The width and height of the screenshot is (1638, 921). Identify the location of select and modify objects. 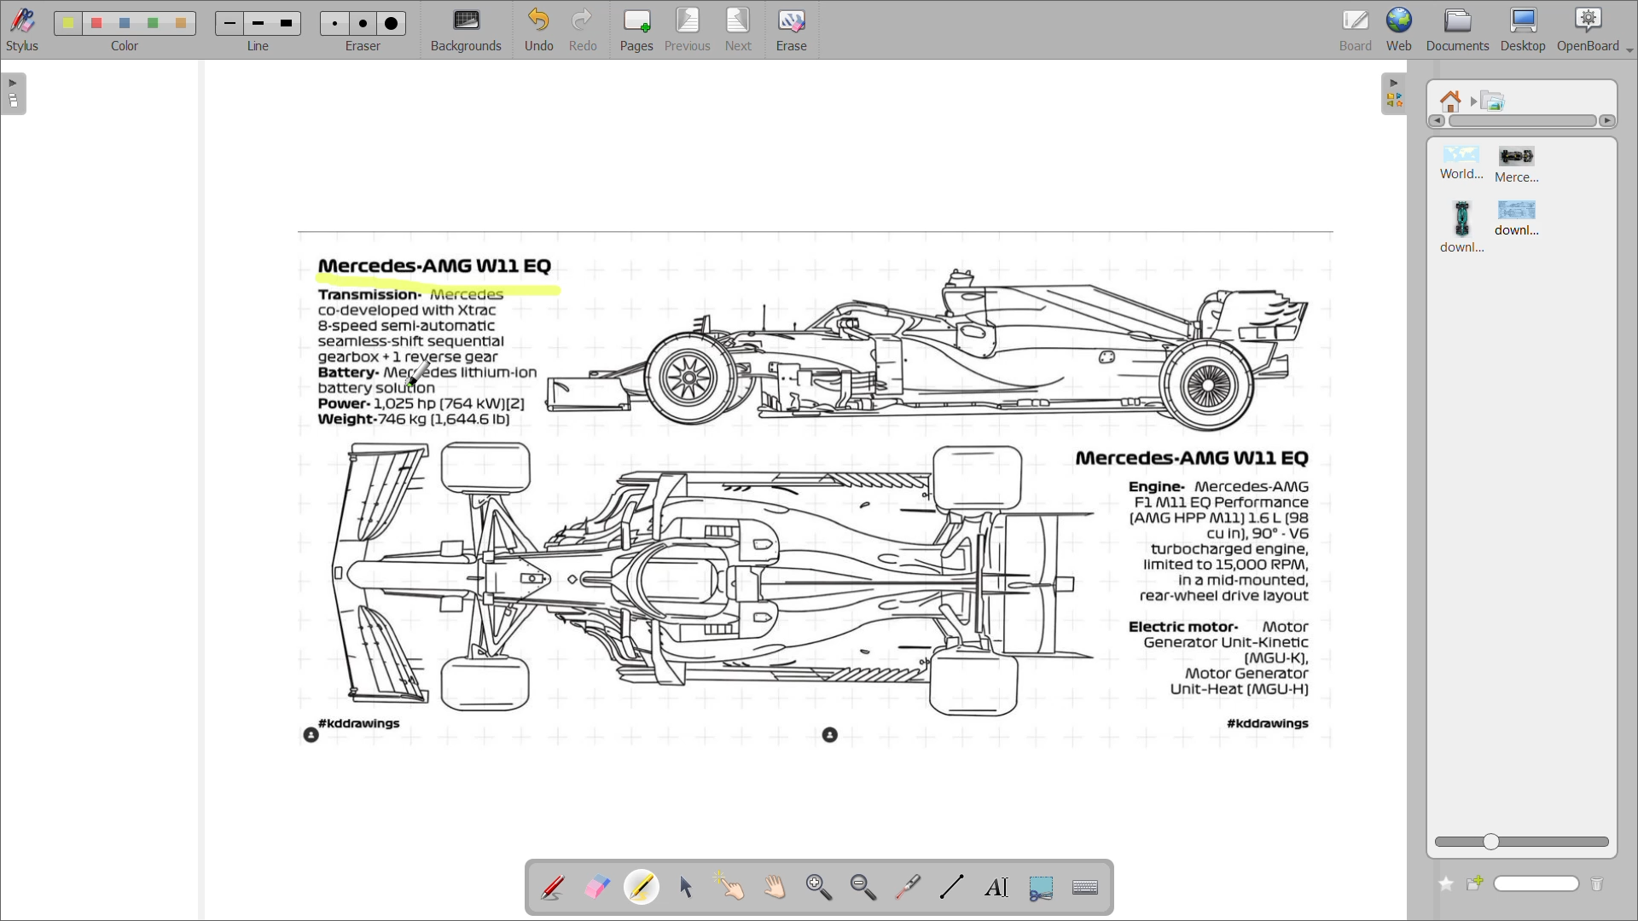
(692, 888).